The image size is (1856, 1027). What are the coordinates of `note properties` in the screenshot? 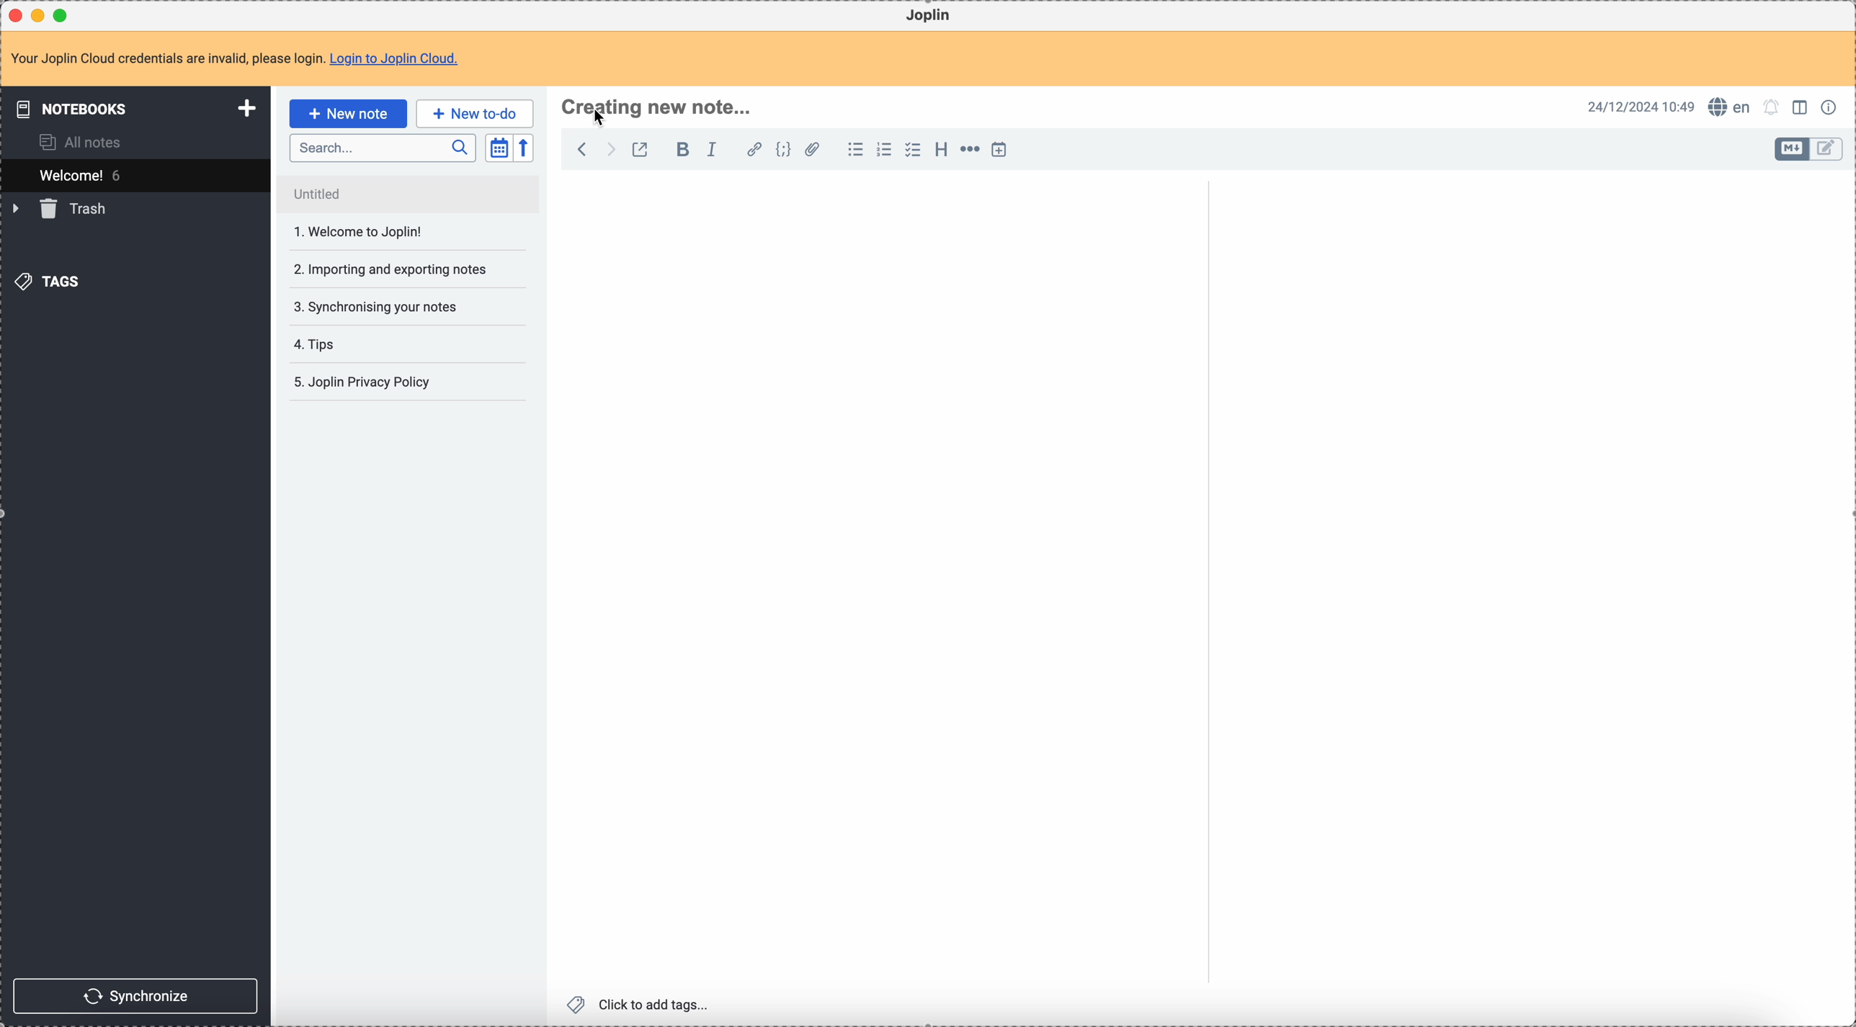 It's located at (1832, 106).